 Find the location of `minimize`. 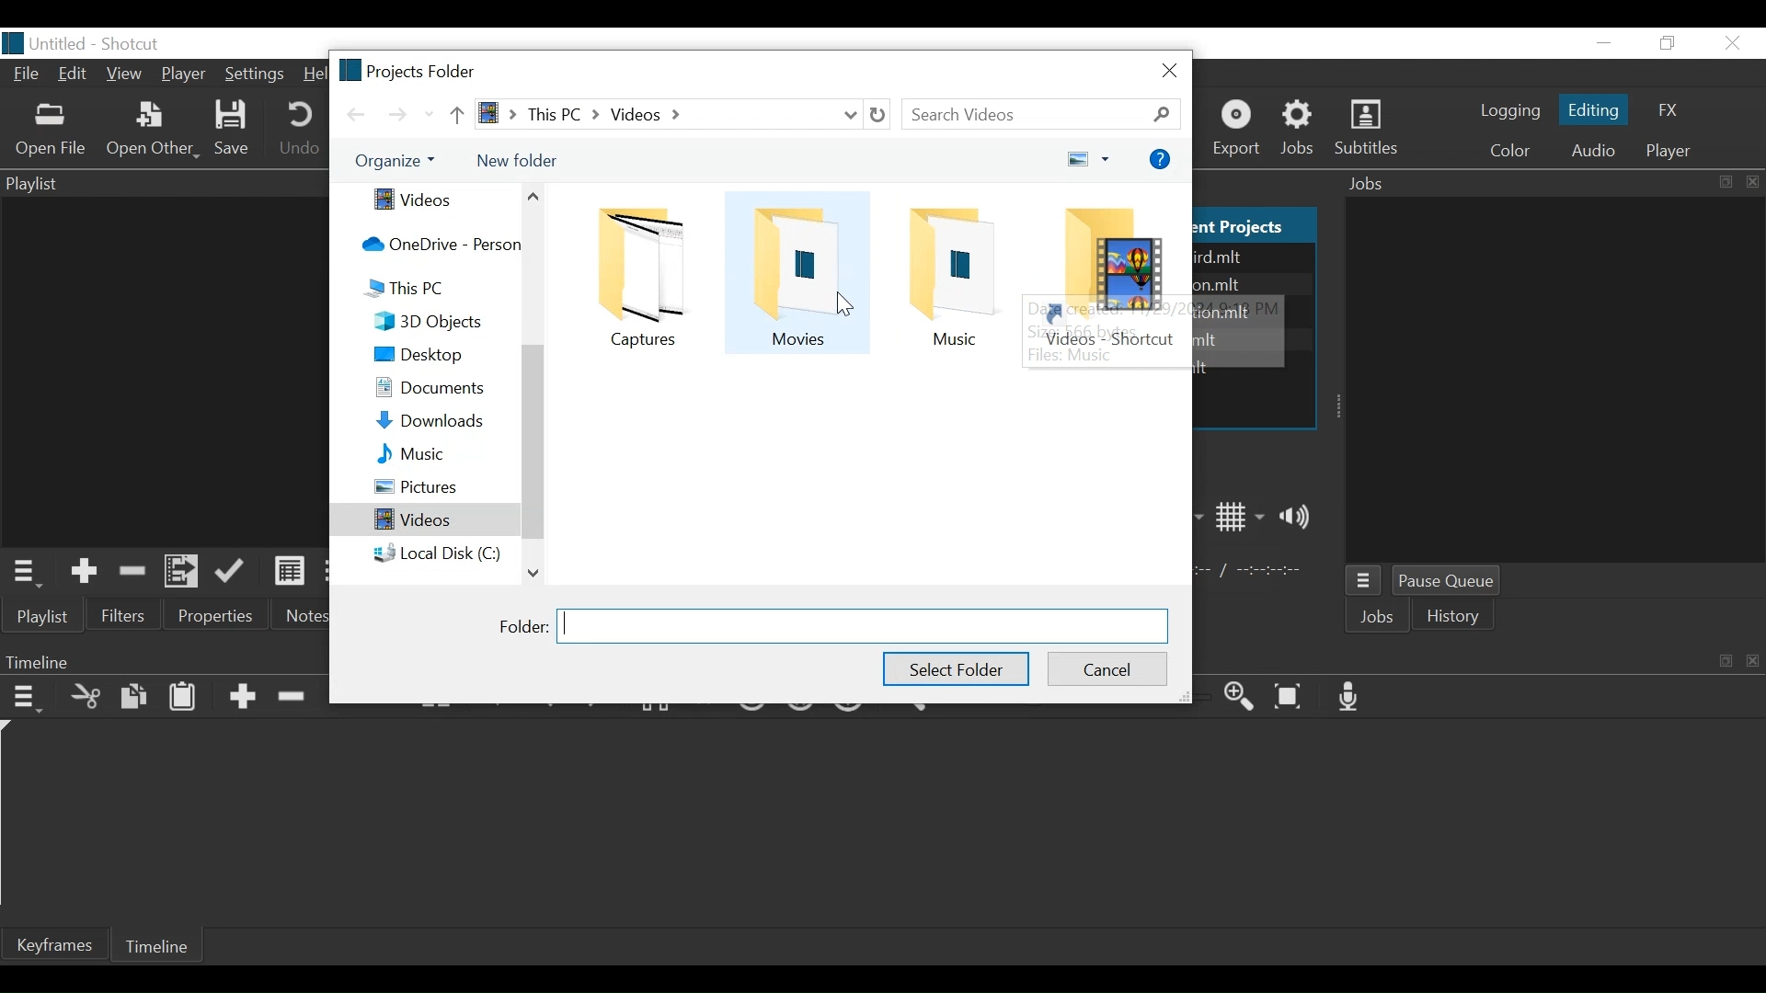

minimize is located at coordinates (1605, 42).